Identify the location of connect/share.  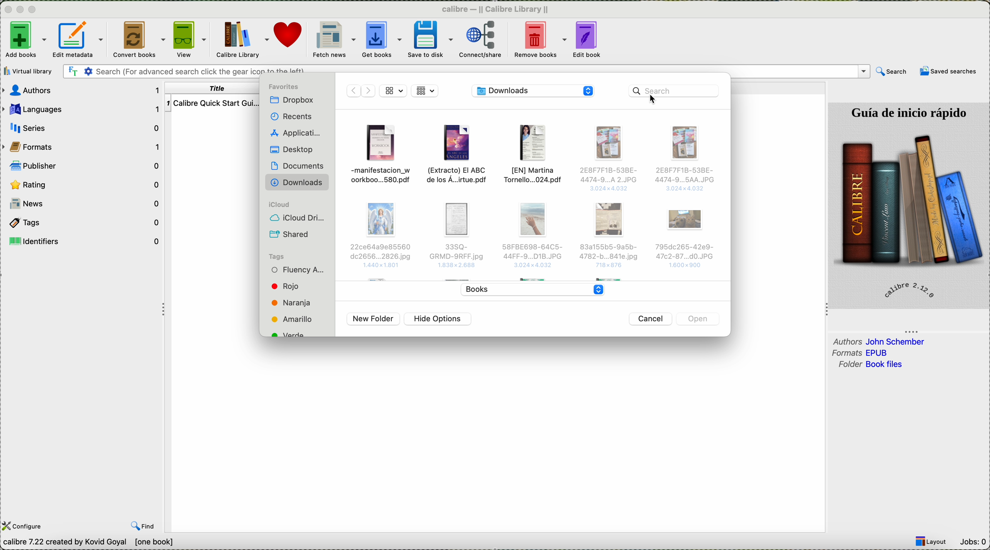
(481, 39).